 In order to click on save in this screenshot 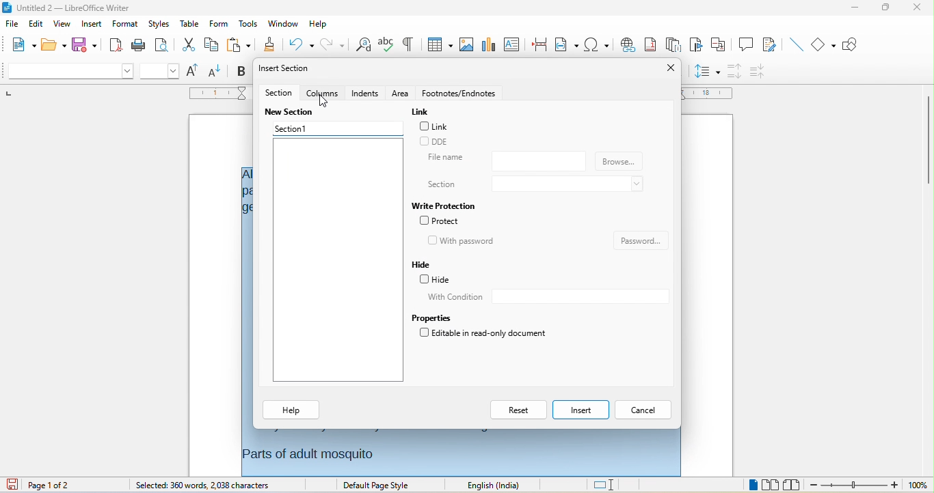, I will do `click(84, 44)`.